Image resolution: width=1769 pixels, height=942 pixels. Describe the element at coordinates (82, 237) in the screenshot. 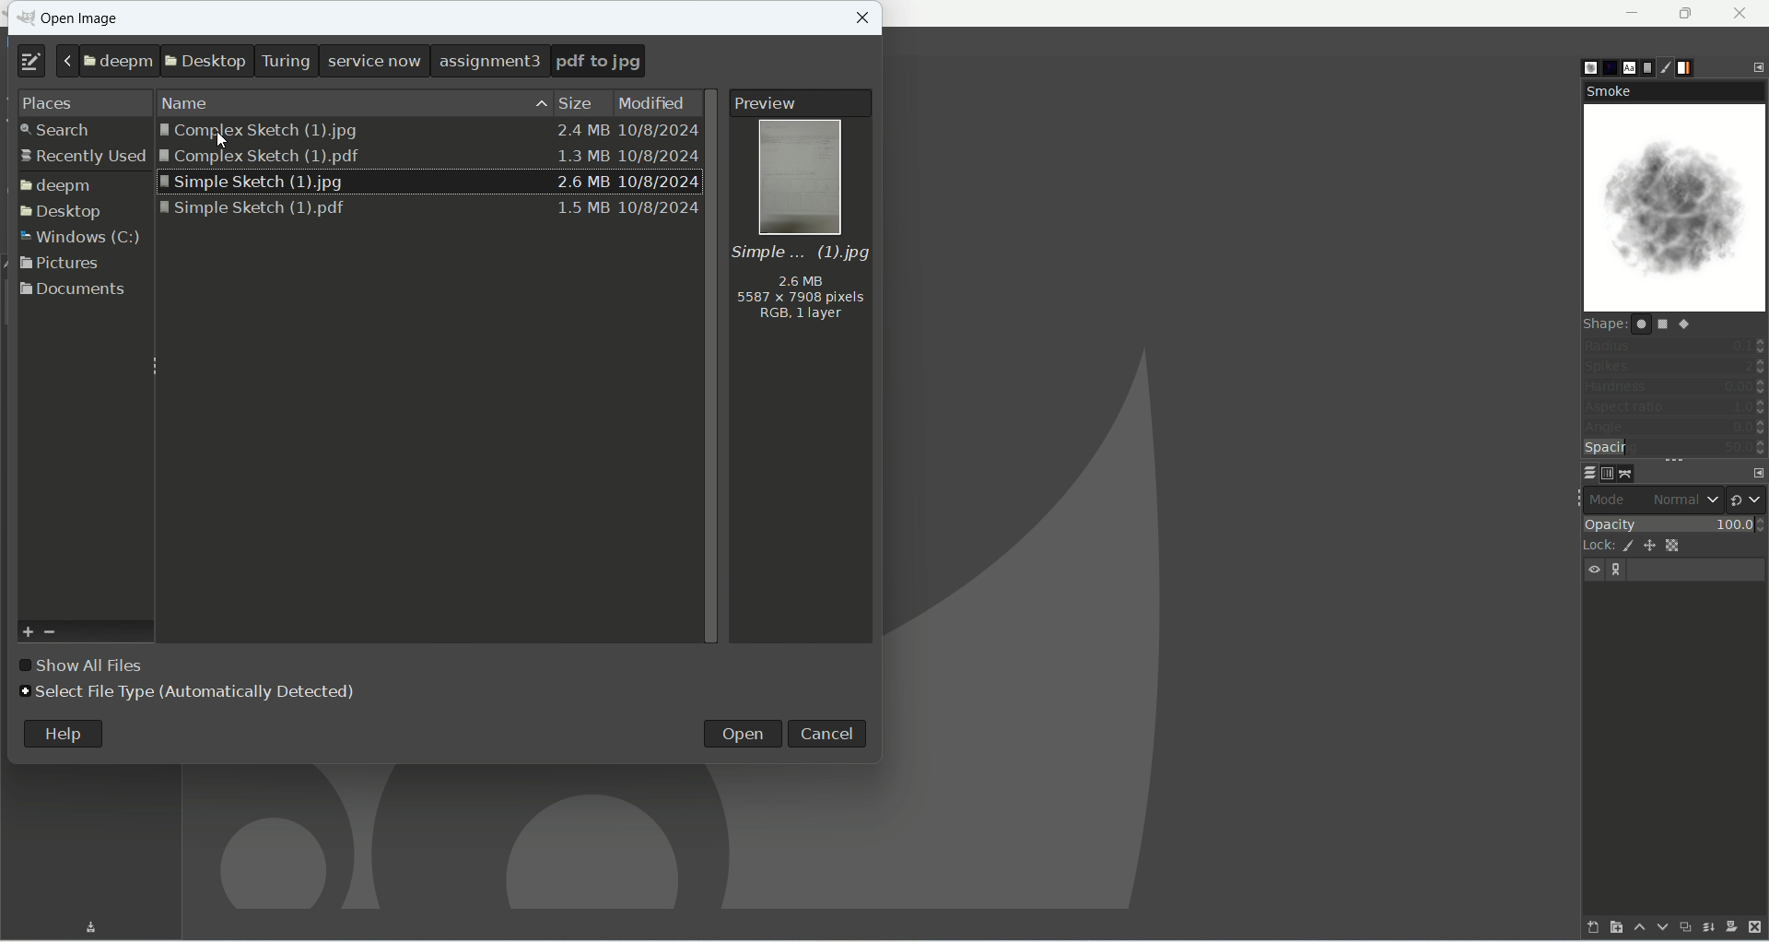

I see `window` at that location.